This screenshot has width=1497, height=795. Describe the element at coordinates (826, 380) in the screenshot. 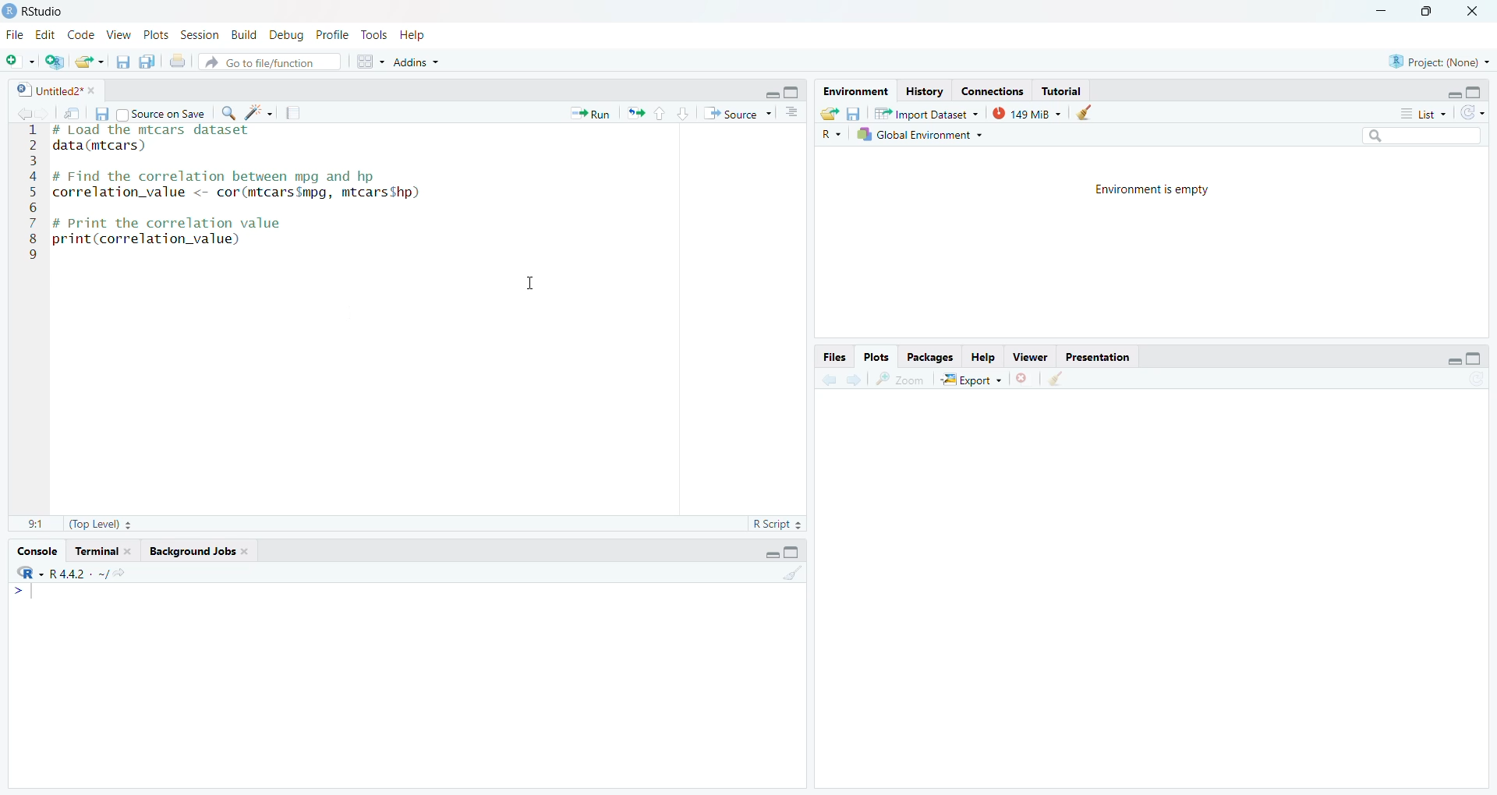

I see `Go back to the previous source location (Ctrl + F9)` at that location.